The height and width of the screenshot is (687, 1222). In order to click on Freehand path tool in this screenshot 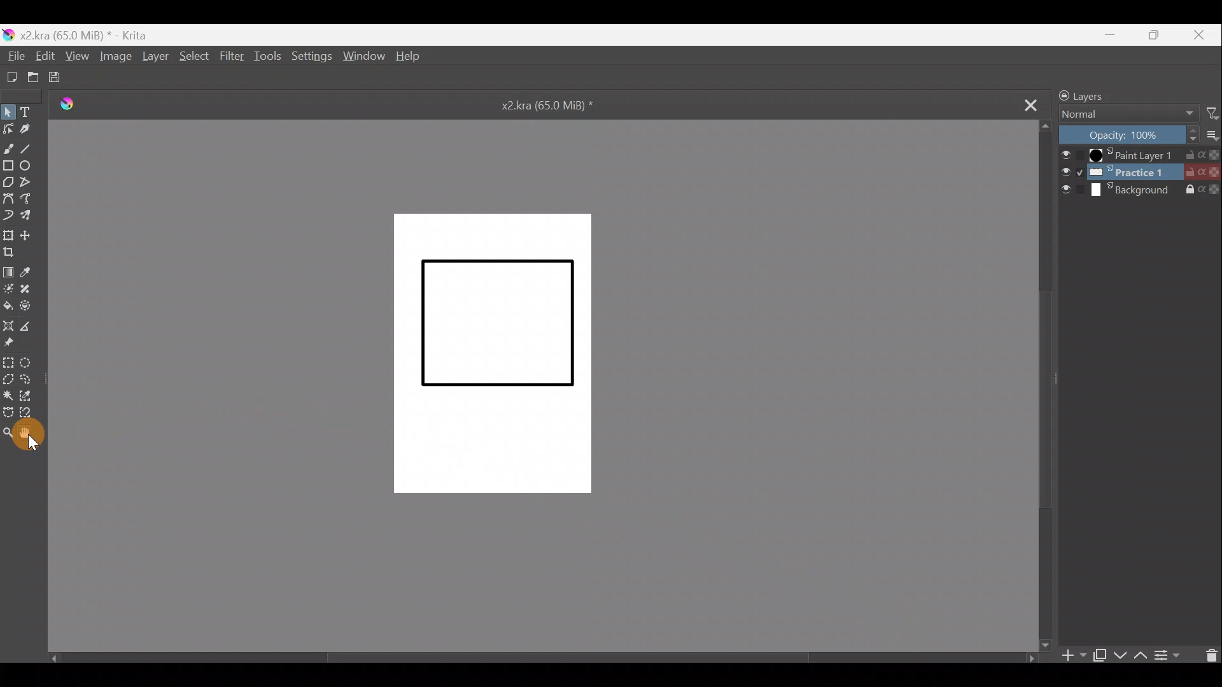, I will do `click(29, 200)`.